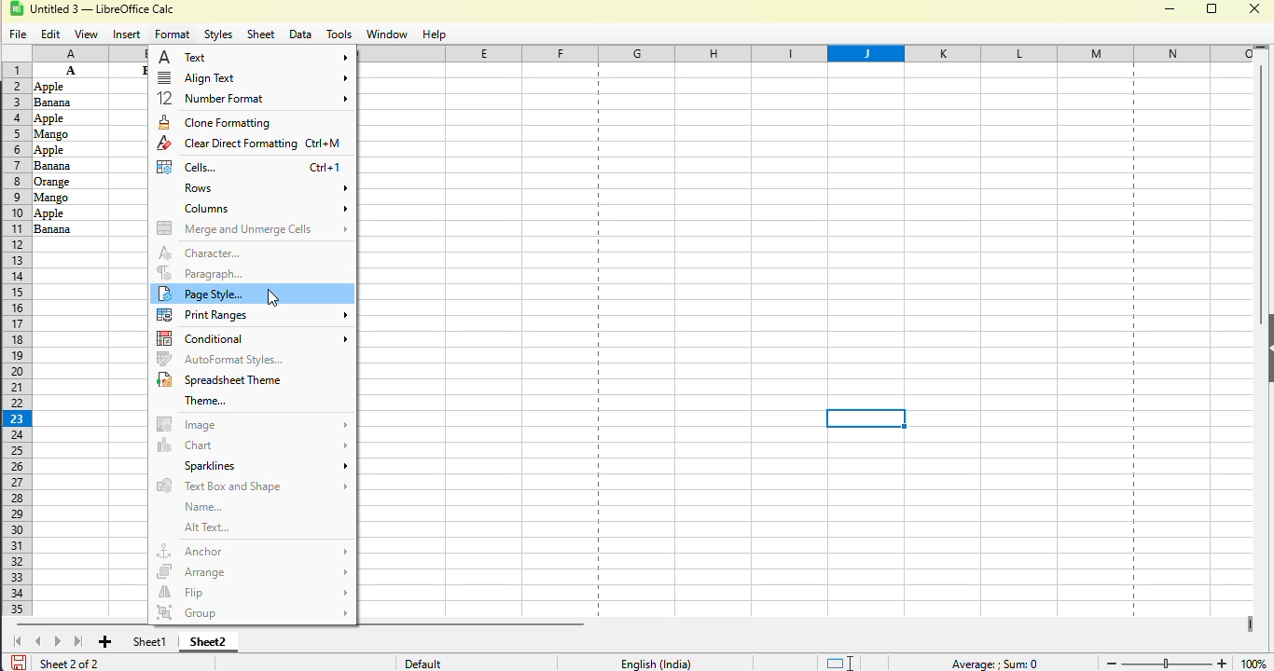 This screenshot has height=671, width=1274. I want to click on tools, so click(339, 34).